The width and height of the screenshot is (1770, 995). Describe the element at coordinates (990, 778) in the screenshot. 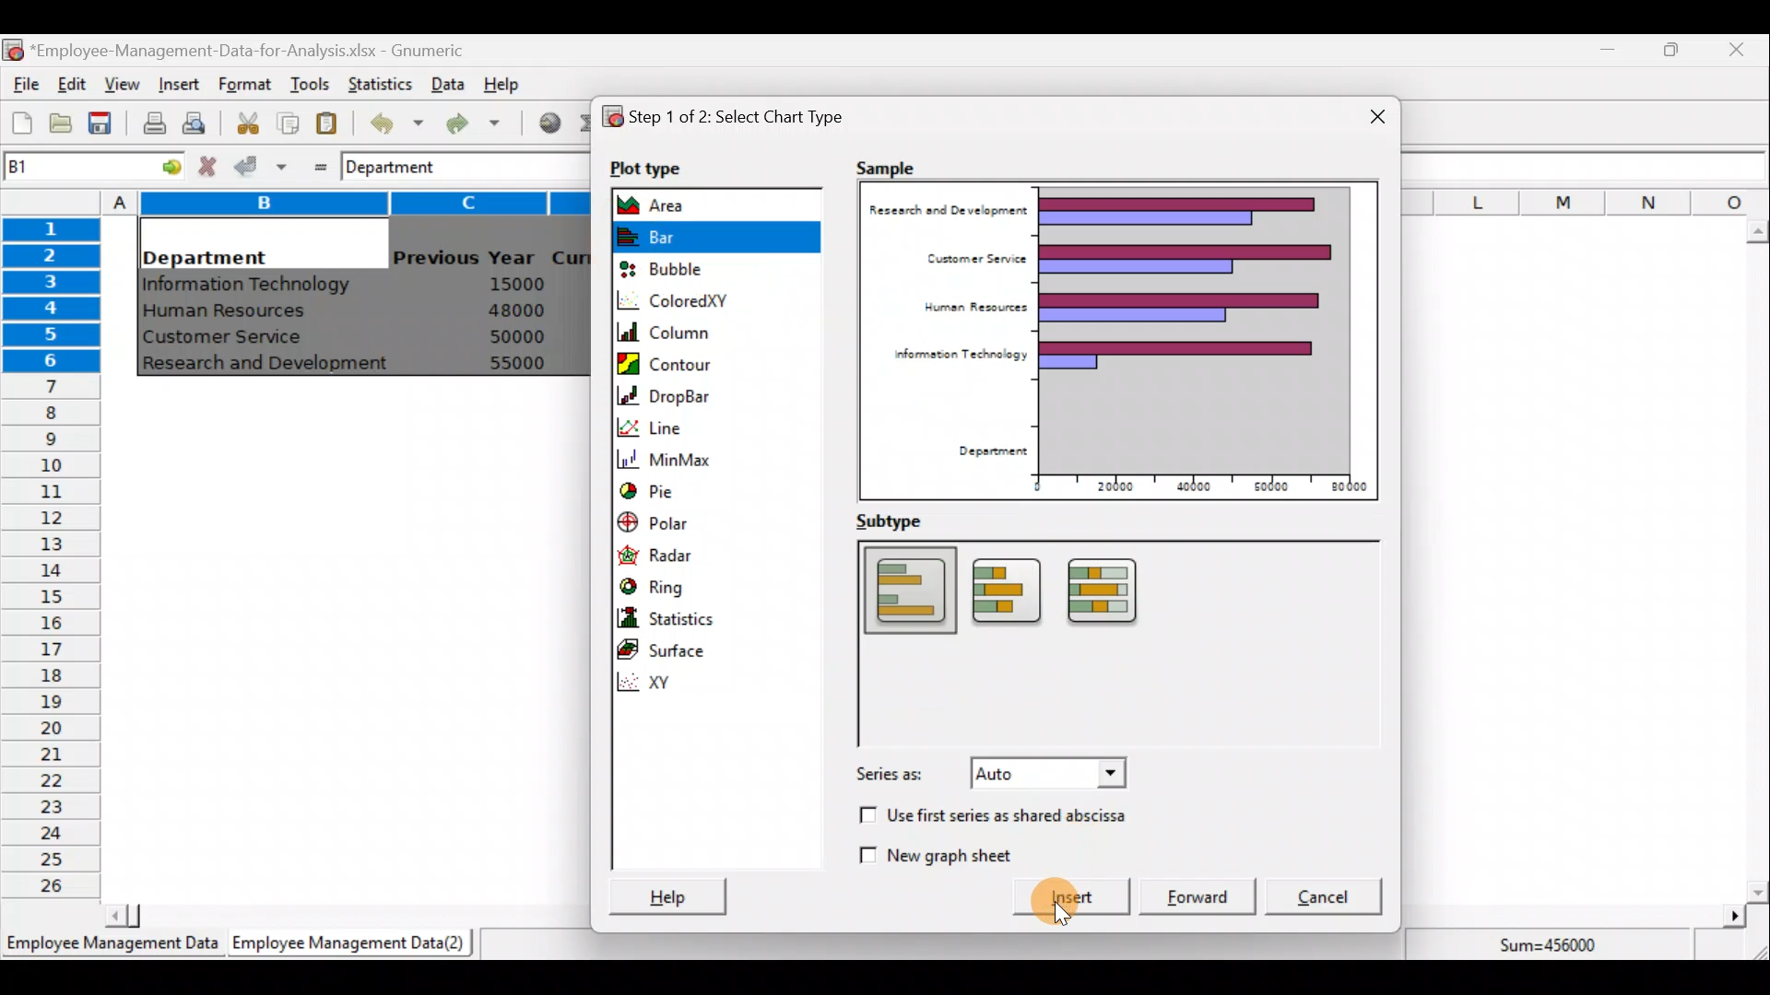

I see `Series as` at that location.